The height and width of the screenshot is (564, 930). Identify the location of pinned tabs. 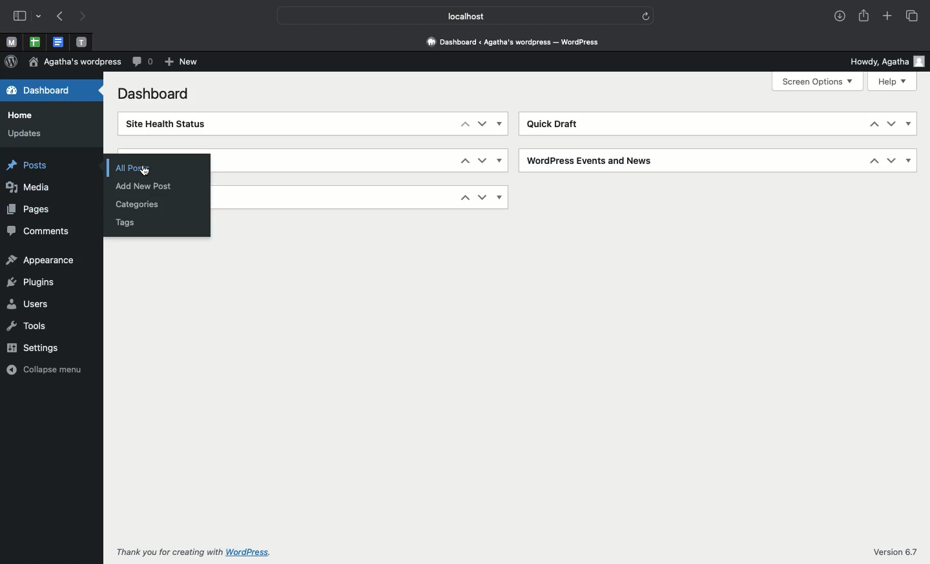
(37, 43).